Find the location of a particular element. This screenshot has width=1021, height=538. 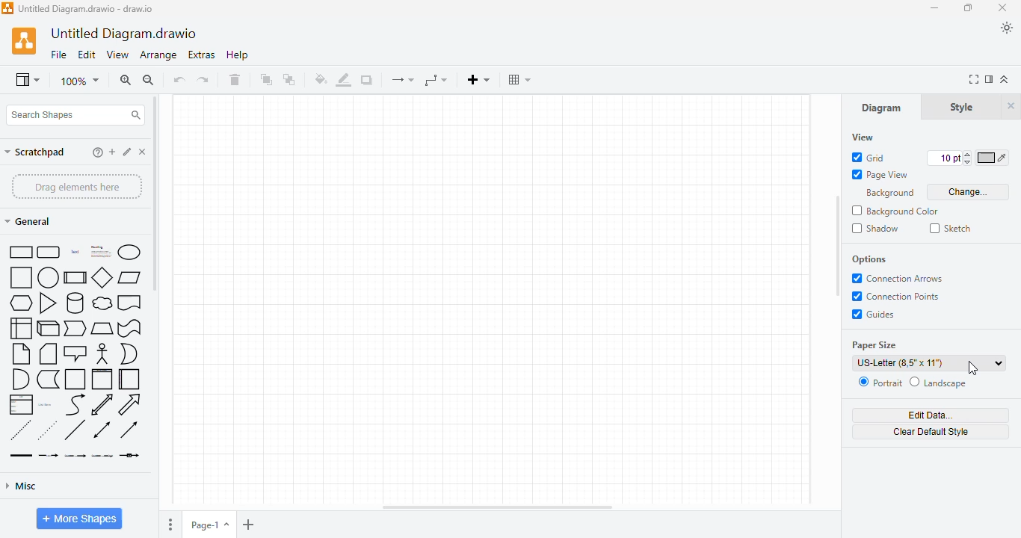

waypoints is located at coordinates (435, 80).